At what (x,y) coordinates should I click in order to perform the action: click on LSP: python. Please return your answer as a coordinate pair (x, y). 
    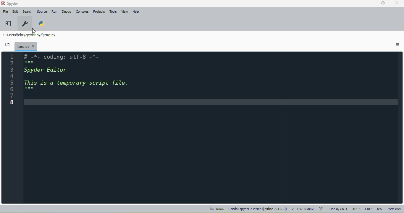
    Looking at the image, I should click on (303, 209).